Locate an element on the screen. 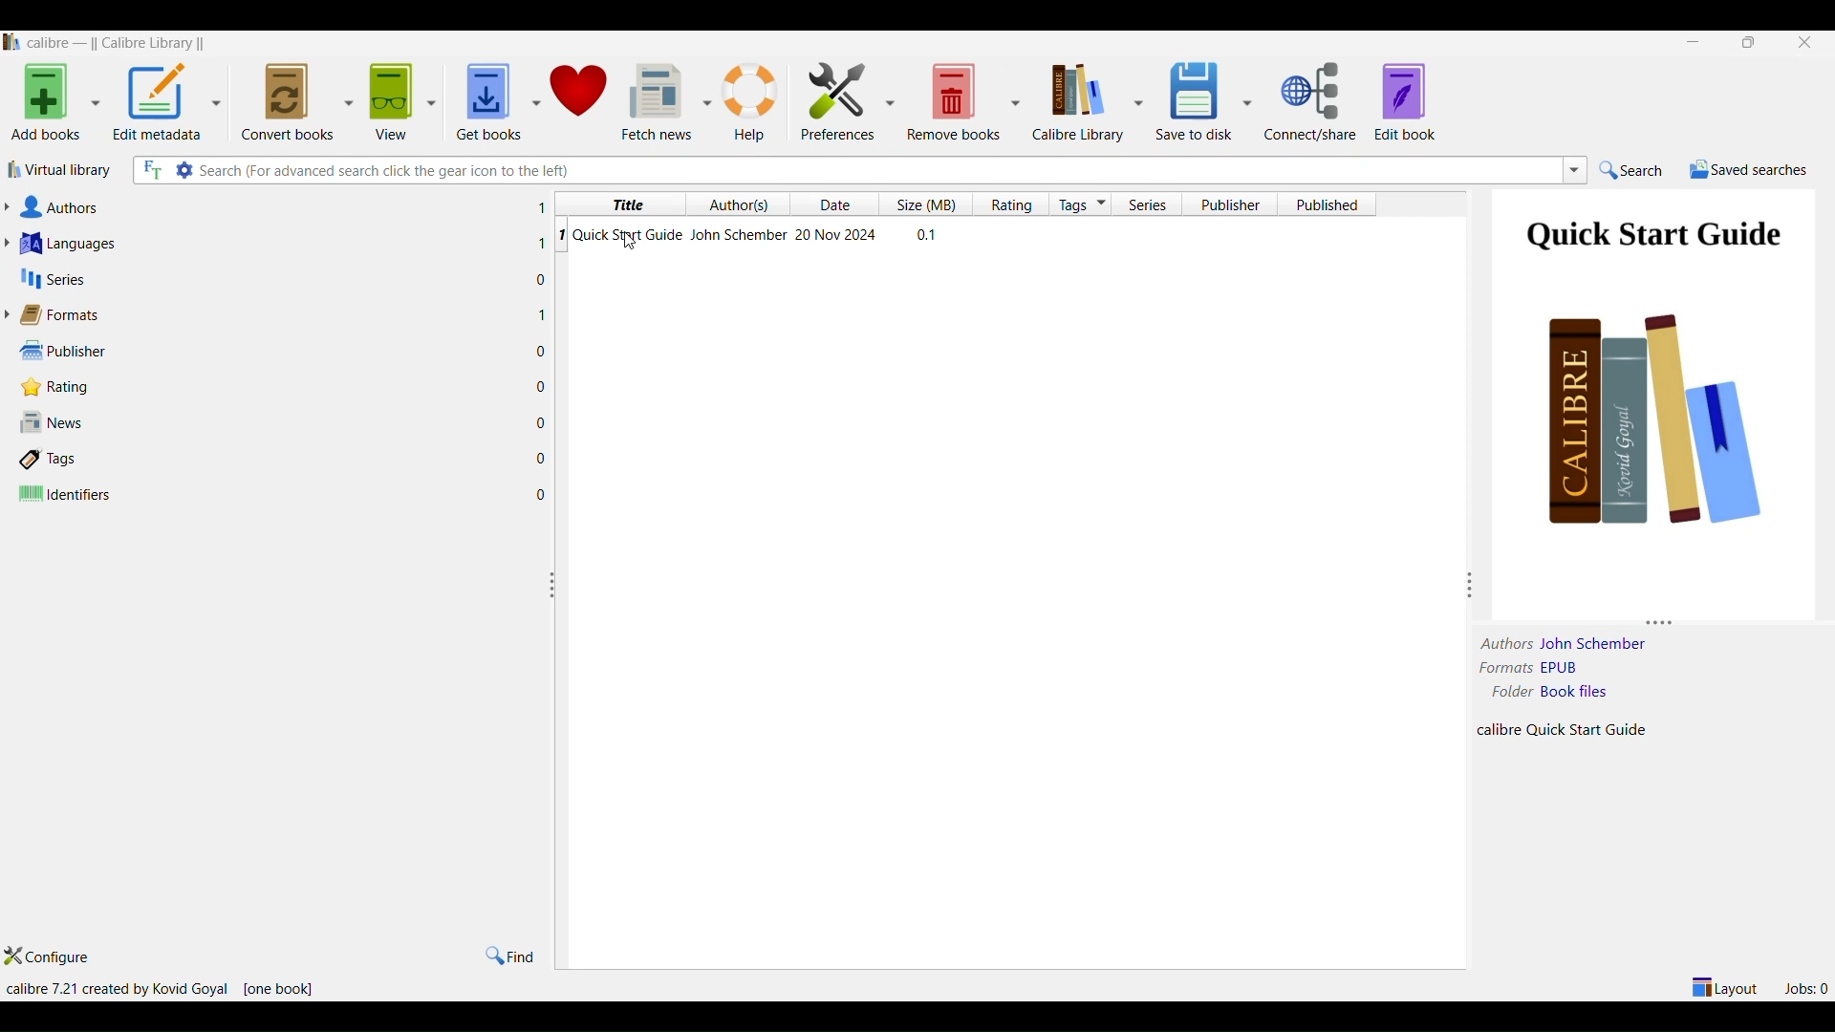 This screenshot has height=1032, width=1835. saved searches is located at coordinates (1750, 170).